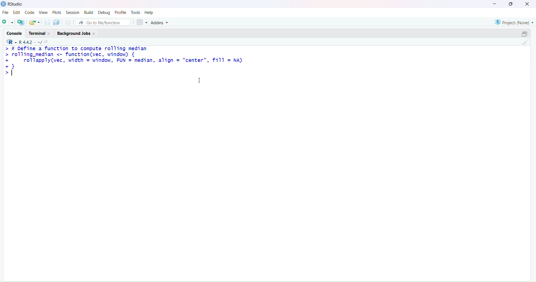  Describe the element at coordinates (30, 42) in the screenshot. I see `R 4.4.2 ~/` at that location.